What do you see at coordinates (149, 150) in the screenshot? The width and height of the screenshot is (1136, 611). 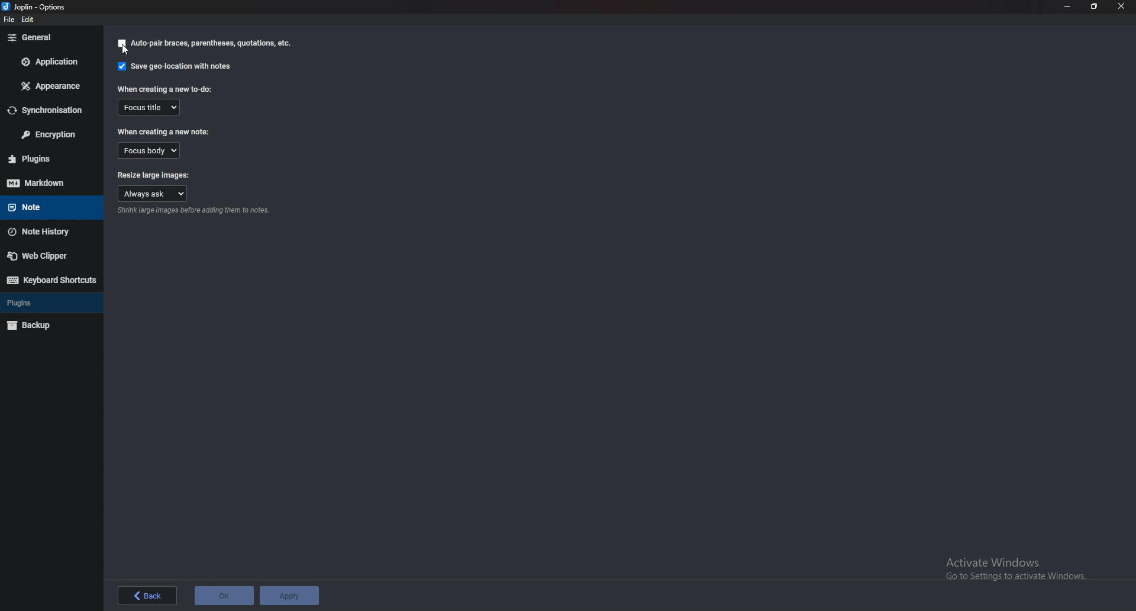 I see `Focus body` at bounding box center [149, 150].